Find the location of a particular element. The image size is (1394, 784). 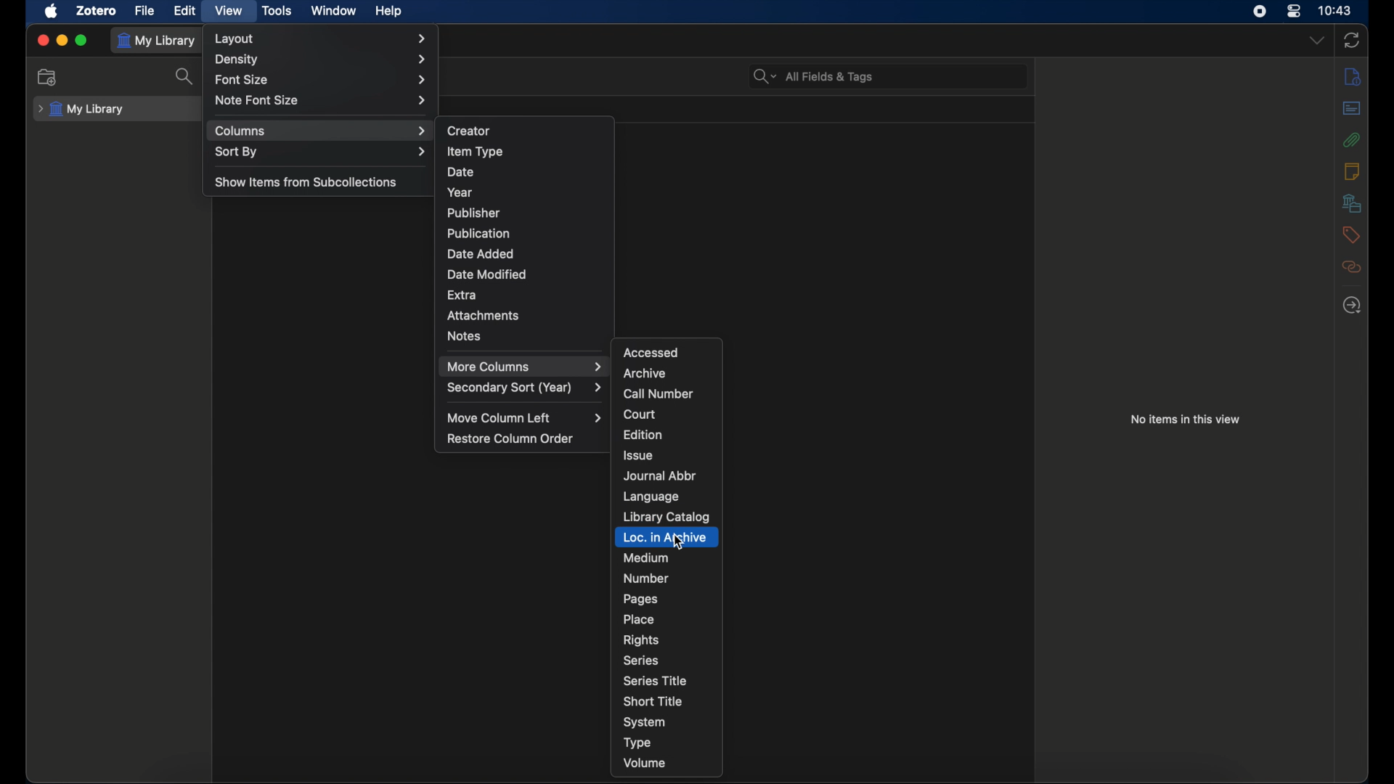

attachments is located at coordinates (484, 316).